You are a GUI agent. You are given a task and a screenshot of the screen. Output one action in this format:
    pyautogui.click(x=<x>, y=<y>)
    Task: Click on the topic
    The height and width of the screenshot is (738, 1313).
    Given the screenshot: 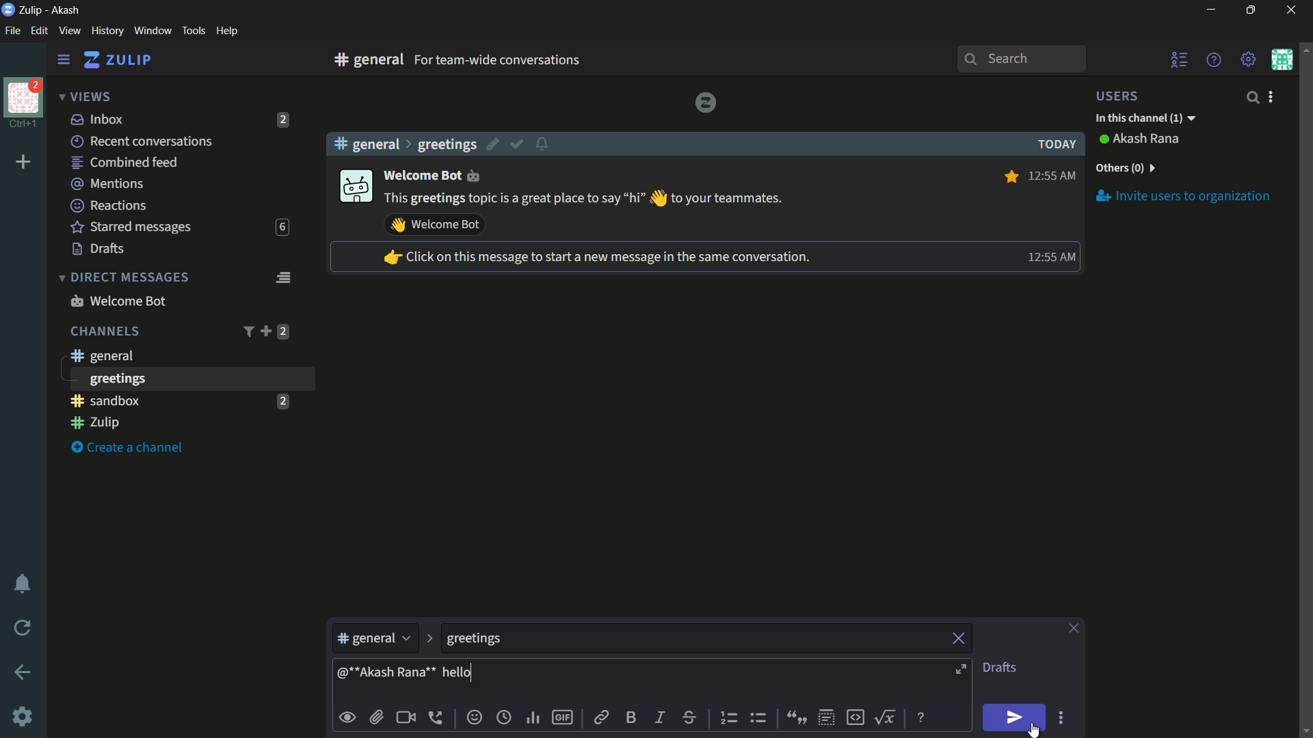 What is the action you would take?
    pyautogui.click(x=693, y=639)
    